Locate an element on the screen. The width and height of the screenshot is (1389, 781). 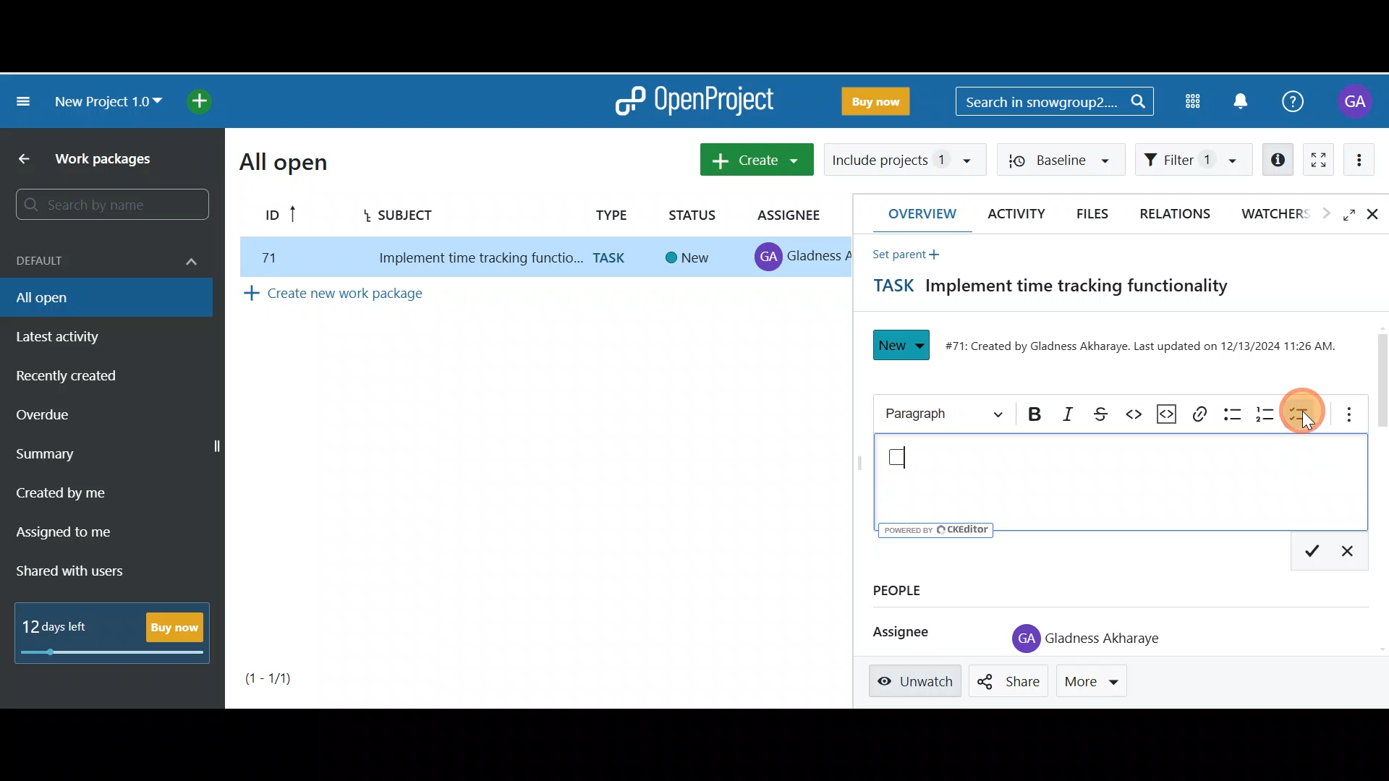
Search bar is located at coordinates (108, 205).